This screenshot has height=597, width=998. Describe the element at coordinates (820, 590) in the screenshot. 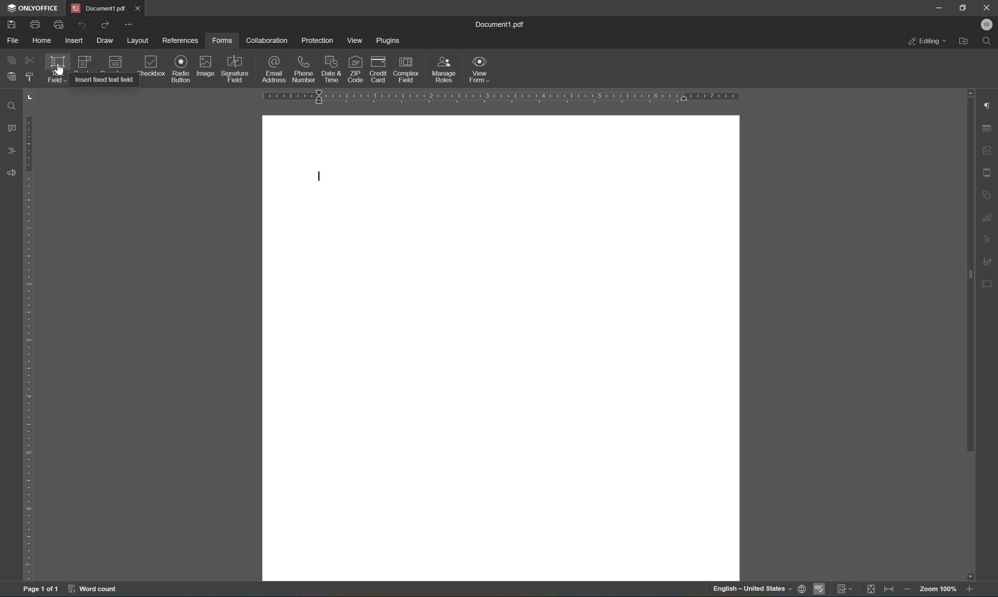

I see `spell checking` at that location.